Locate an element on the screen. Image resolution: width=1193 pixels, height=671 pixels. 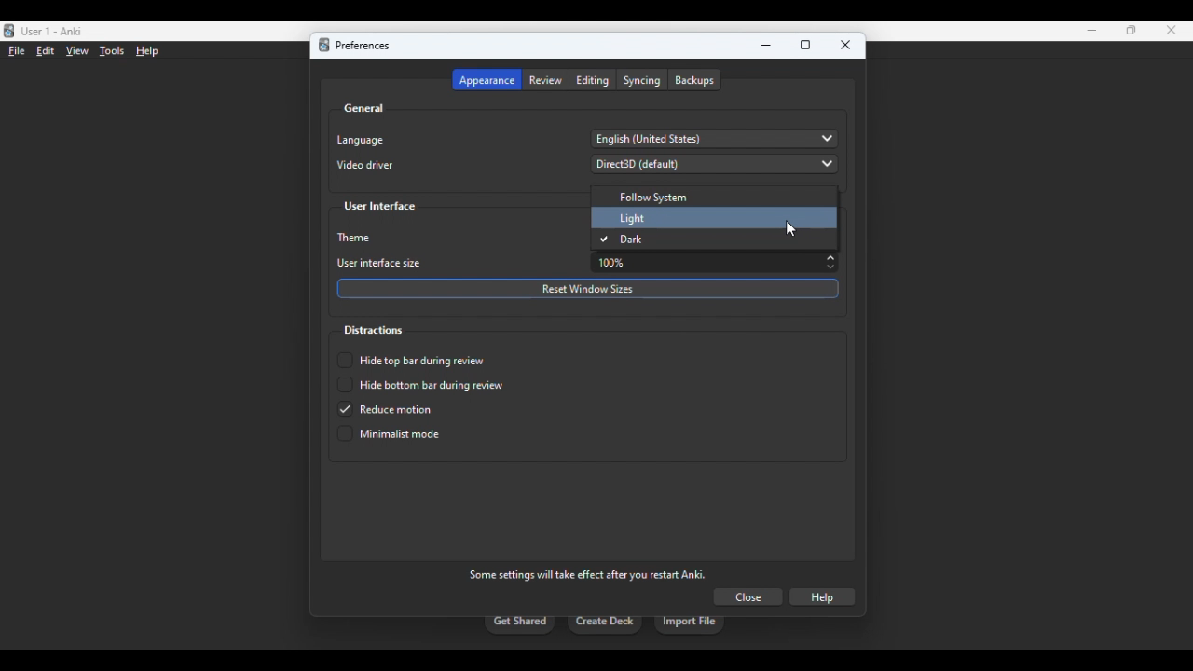
review is located at coordinates (546, 80).